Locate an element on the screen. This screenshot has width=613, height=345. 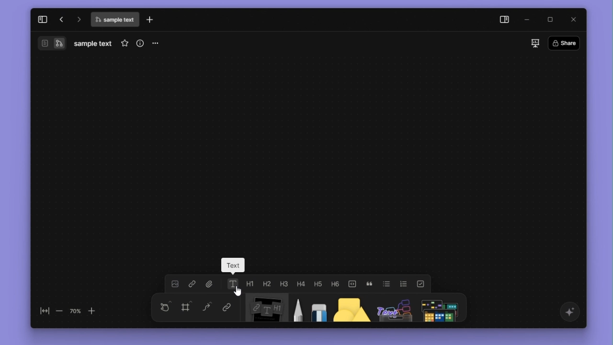
eraser is located at coordinates (317, 308).